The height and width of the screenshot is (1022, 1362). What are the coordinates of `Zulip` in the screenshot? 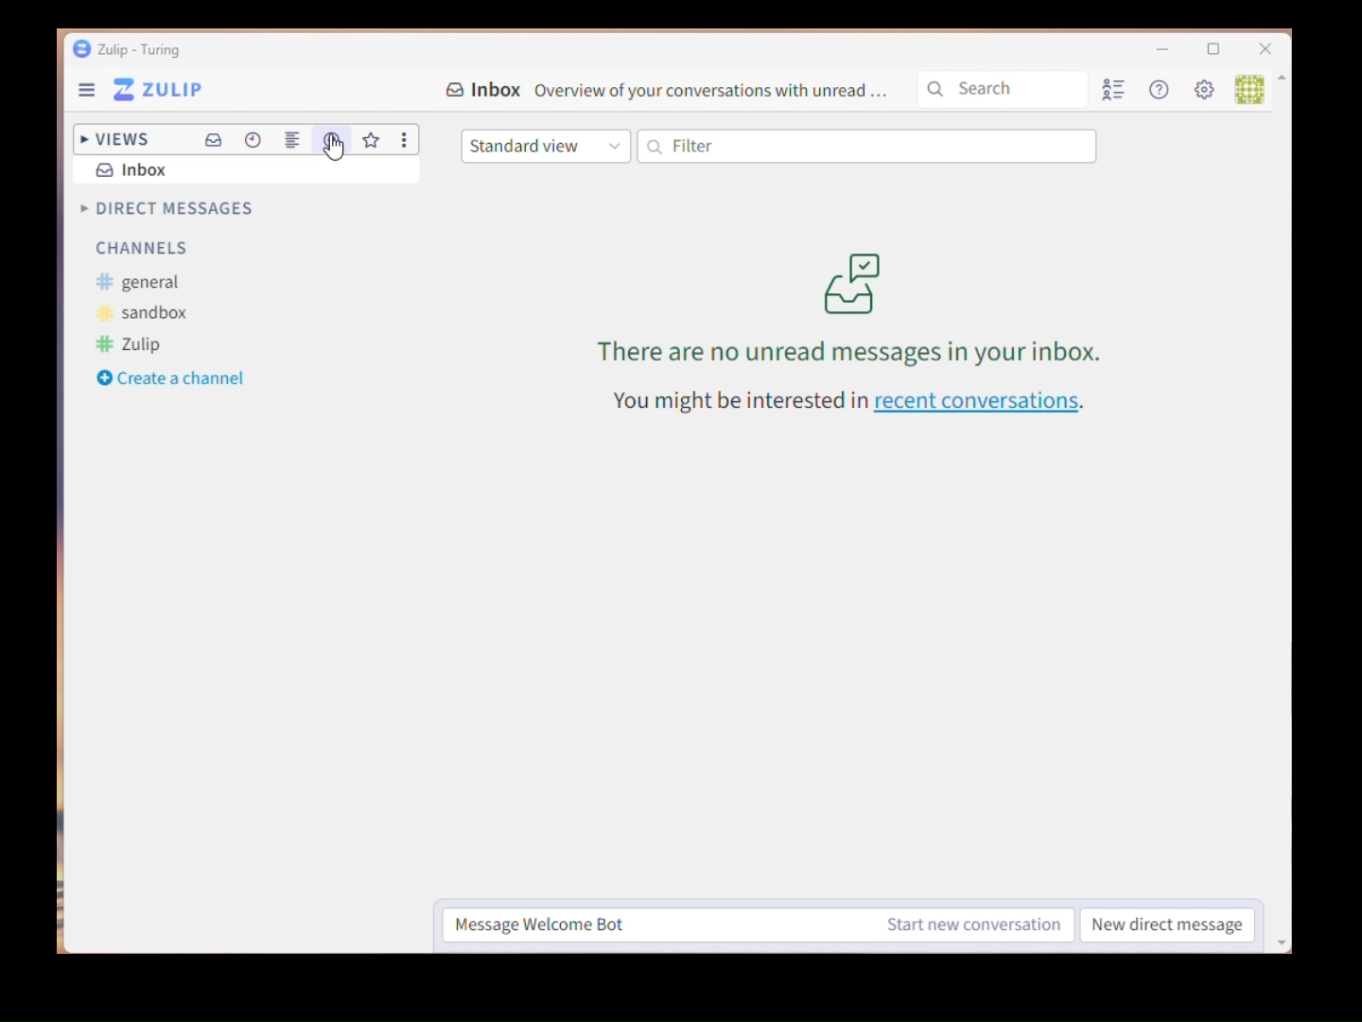 It's located at (129, 49).